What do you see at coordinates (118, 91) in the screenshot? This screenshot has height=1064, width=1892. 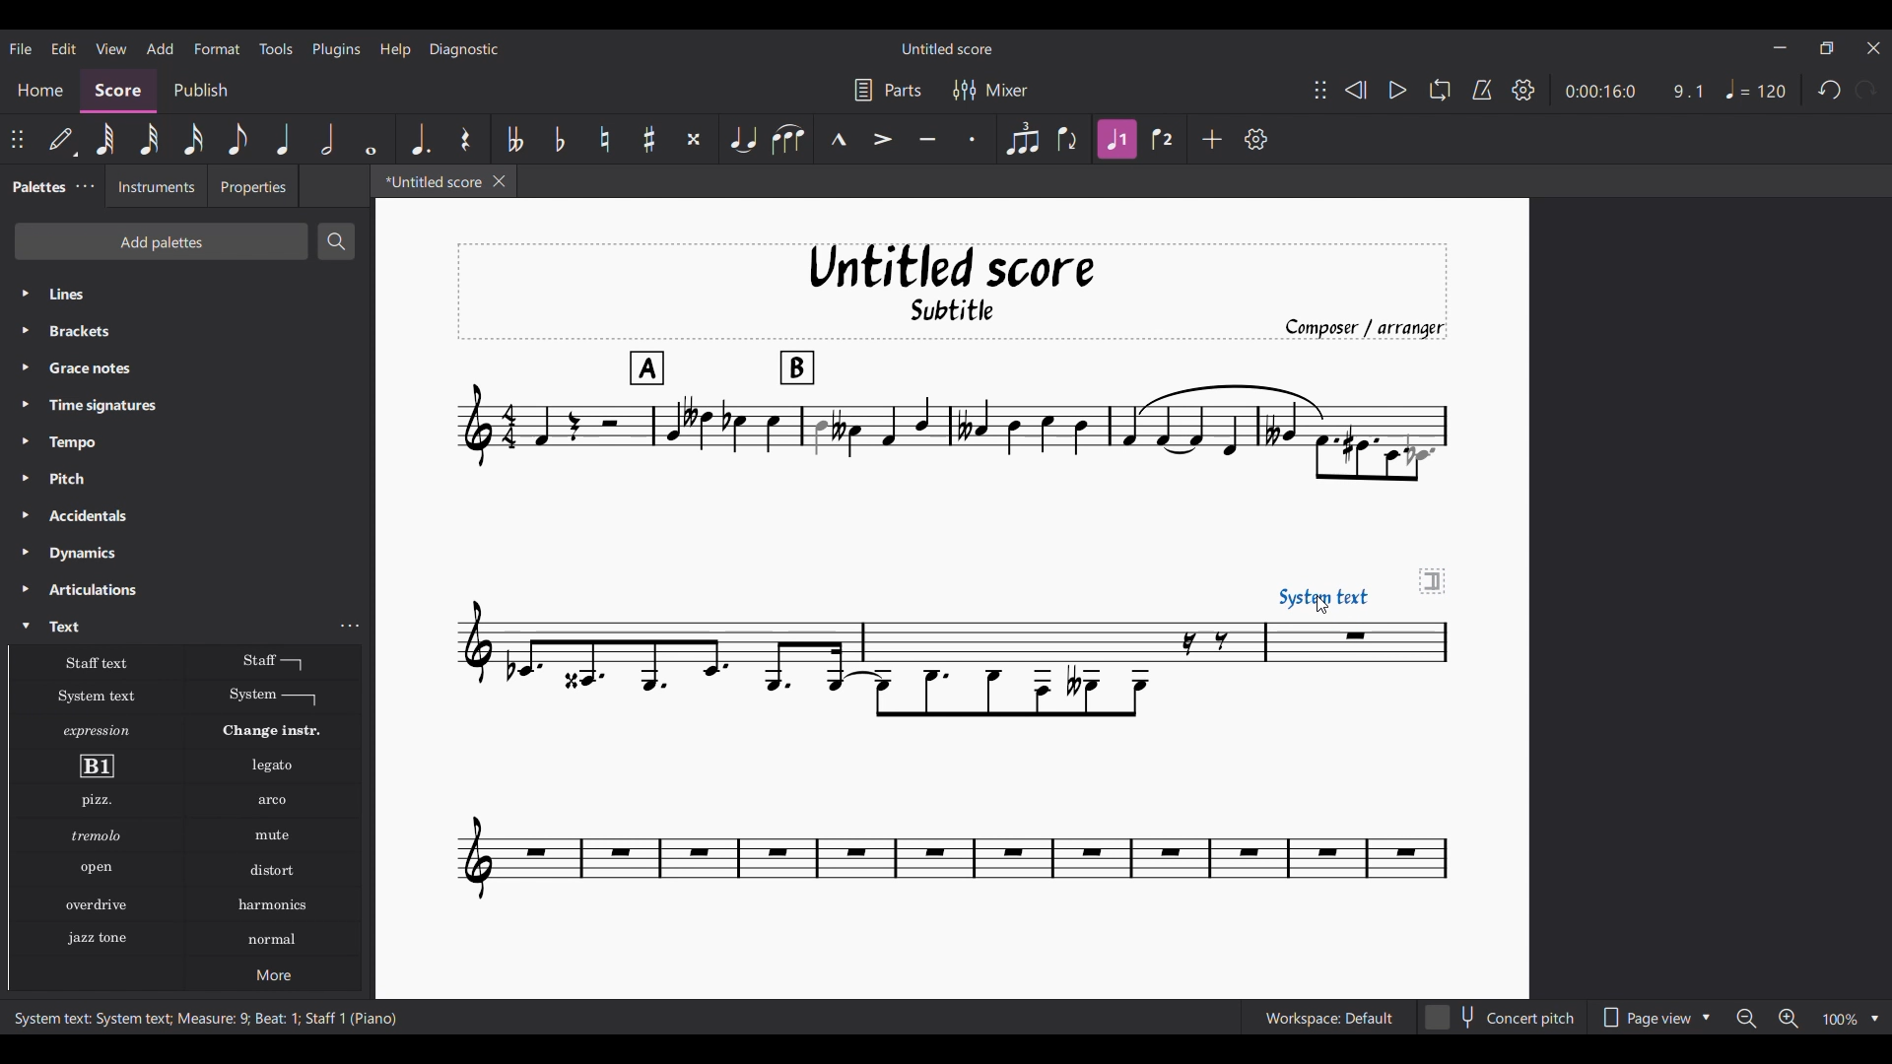 I see `Score, current section highlighted` at bounding box center [118, 91].